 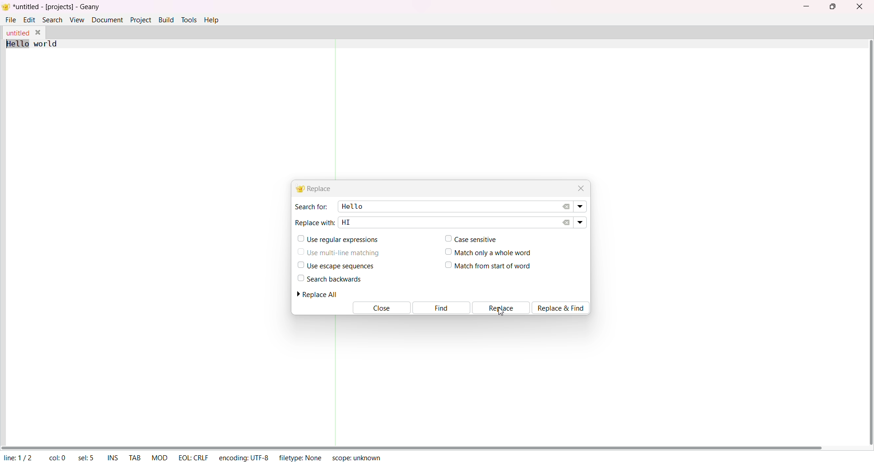 What do you see at coordinates (39, 44) in the screenshot?
I see `Hello world` at bounding box center [39, 44].